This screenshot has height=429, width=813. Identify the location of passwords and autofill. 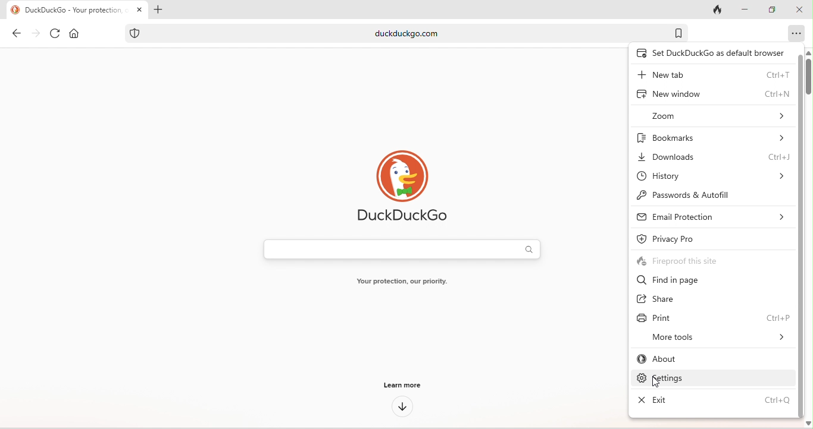
(686, 196).